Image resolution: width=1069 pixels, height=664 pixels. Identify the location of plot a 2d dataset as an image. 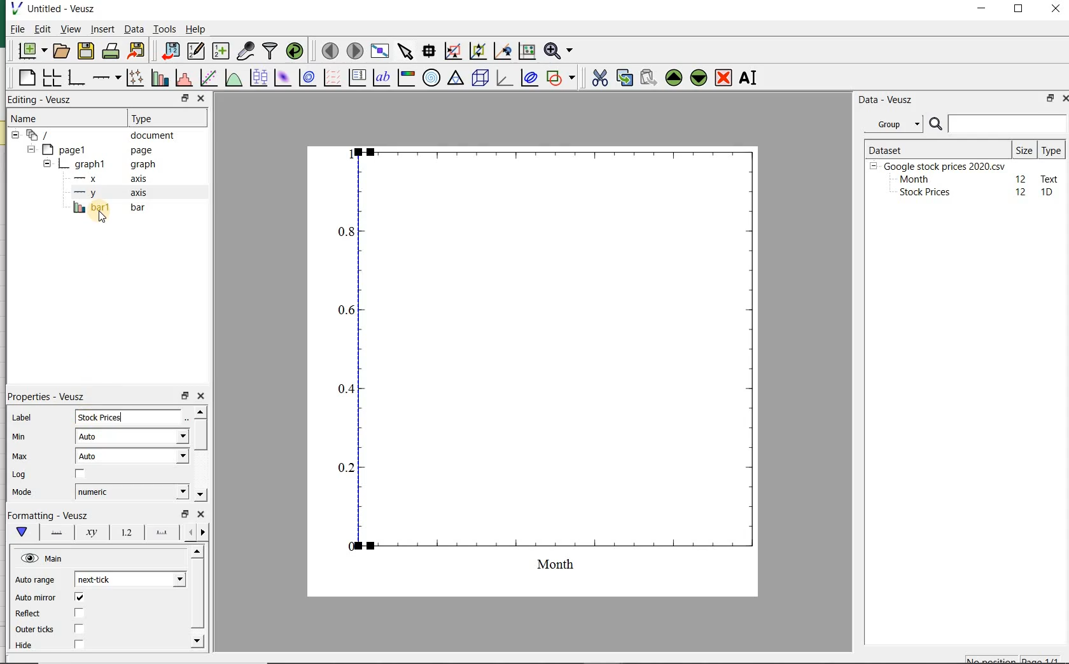
(281, 78).